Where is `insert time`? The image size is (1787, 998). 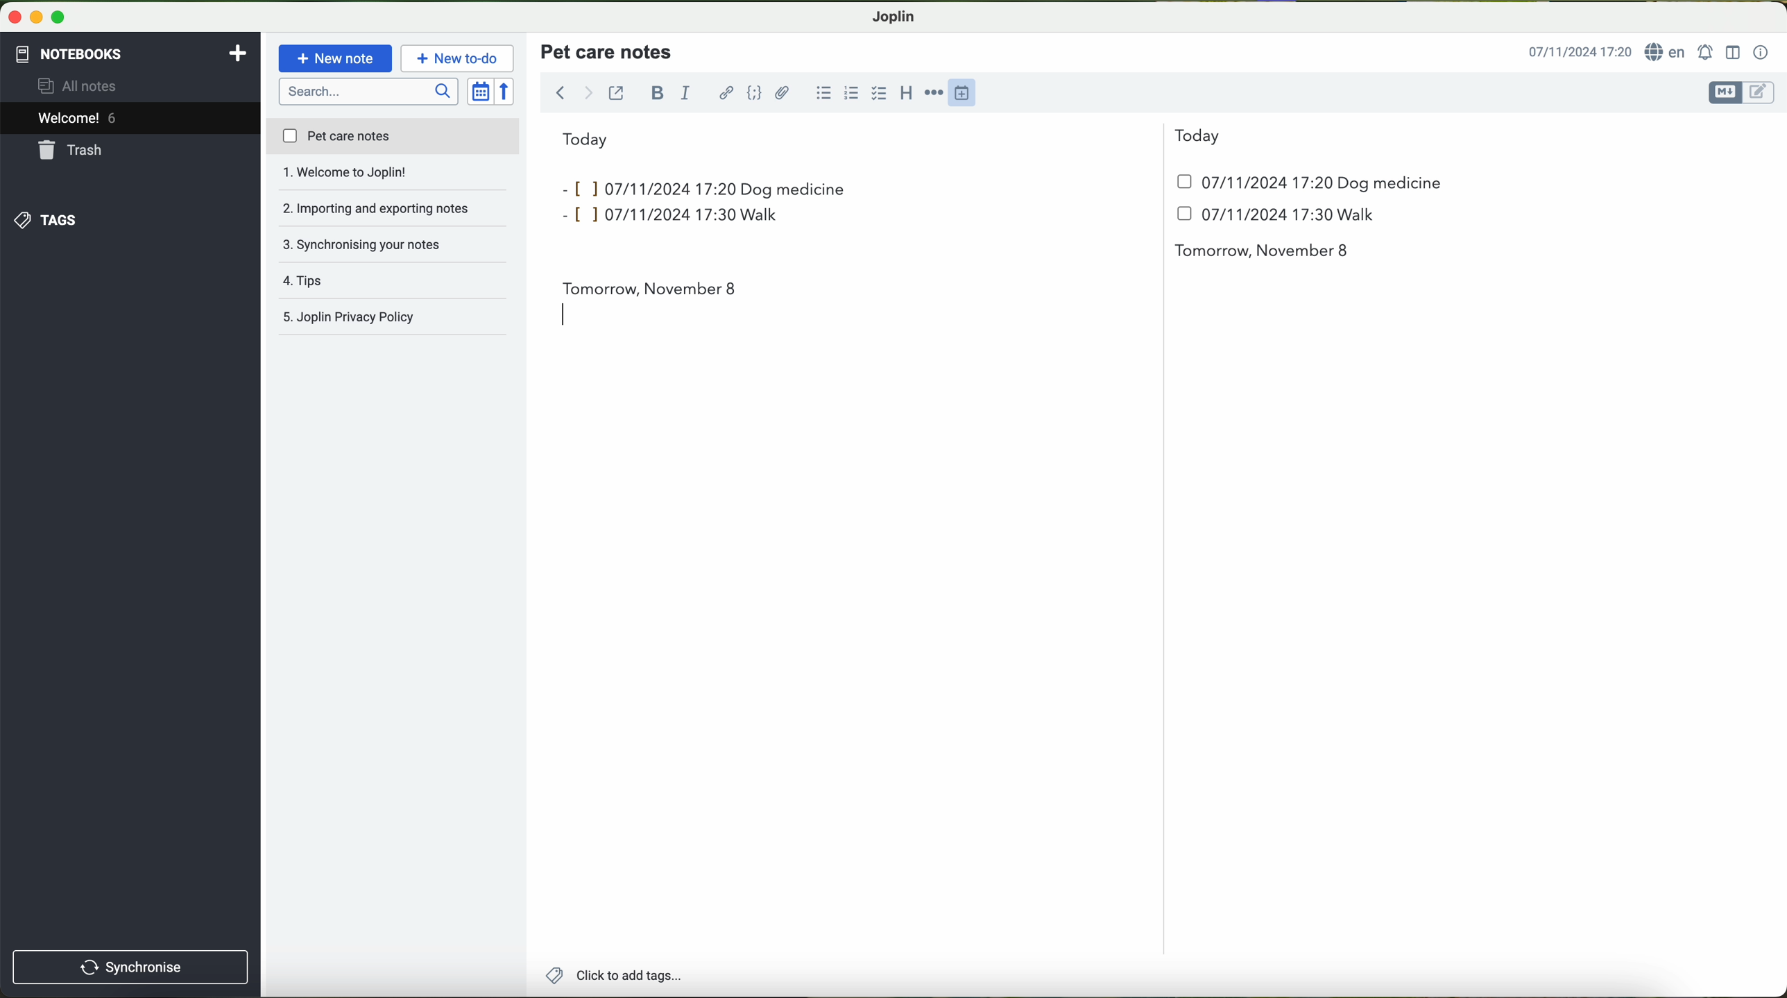
insert time is located at coordinates (968, 92).